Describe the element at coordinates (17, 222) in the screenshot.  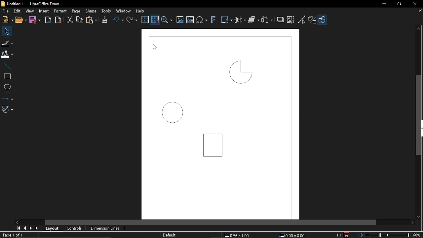
I see `Move left` at that location.